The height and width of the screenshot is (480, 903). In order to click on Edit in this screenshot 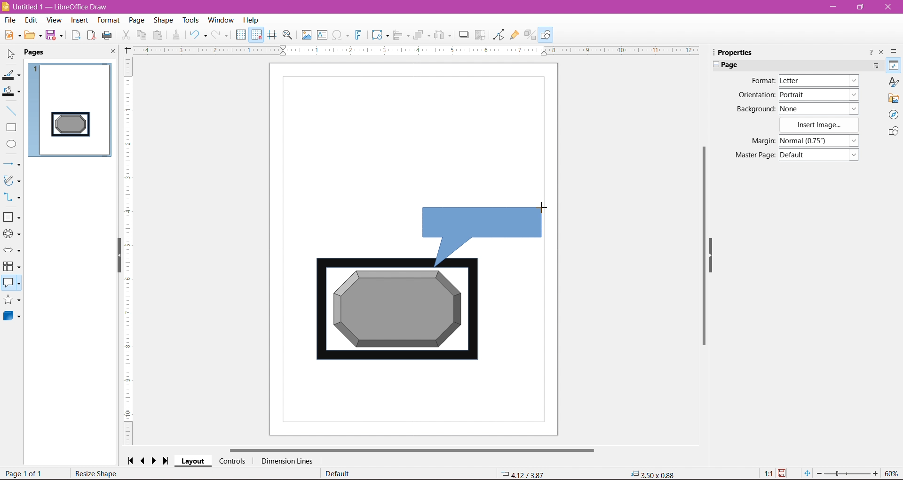, I will do `click(31, 20)`.